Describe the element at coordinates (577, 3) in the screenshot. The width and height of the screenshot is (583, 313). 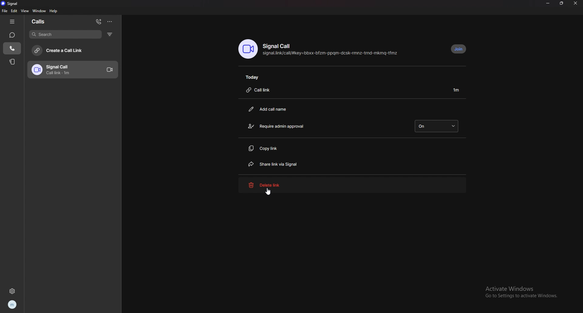
I see `close` at that location.